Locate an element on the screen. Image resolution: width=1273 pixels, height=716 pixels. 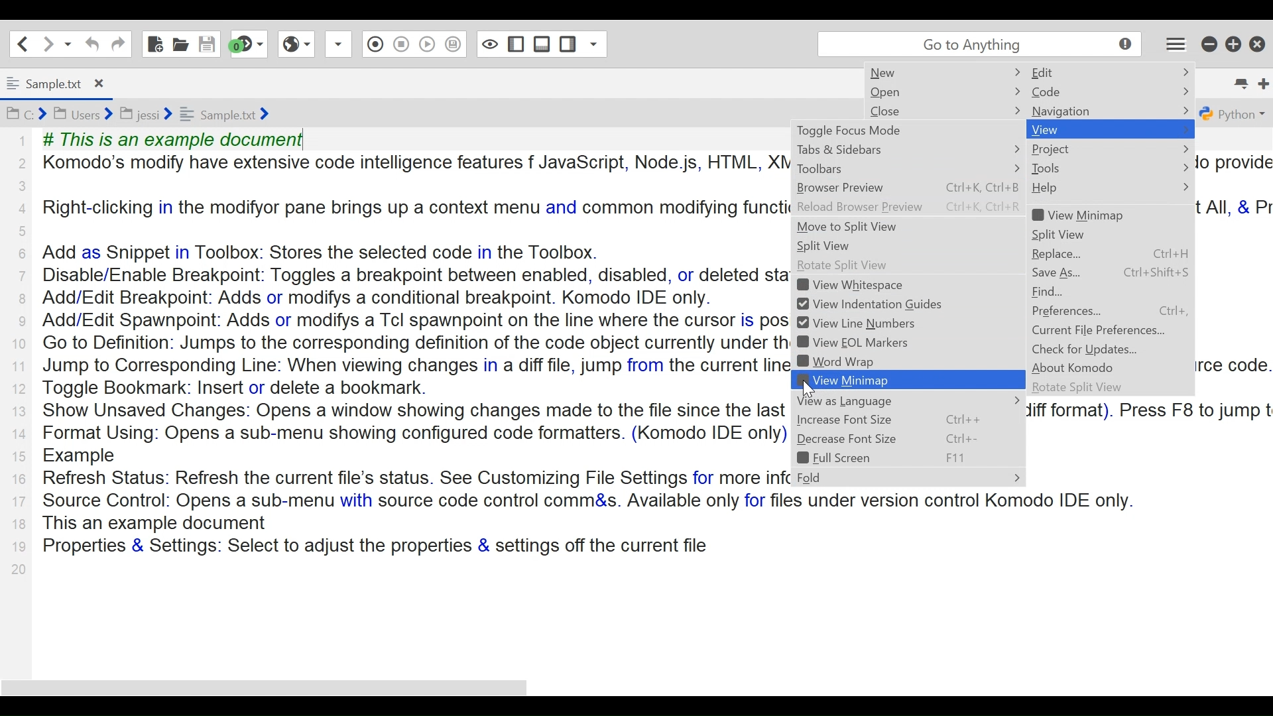
Split View is located at coordinates (1079, 234).